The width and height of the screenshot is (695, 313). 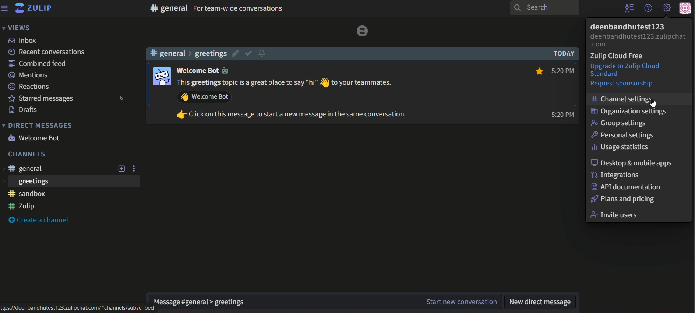 I want to click on create, so click(x=40, y=220).